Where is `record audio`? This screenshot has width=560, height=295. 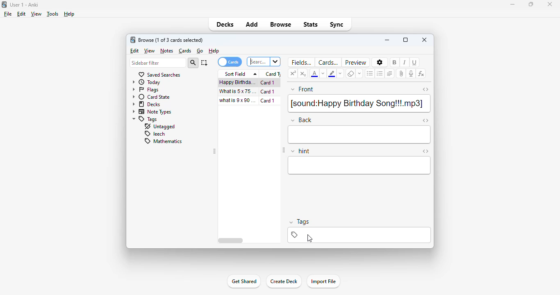
record audio is located at coordinates (411, 73).